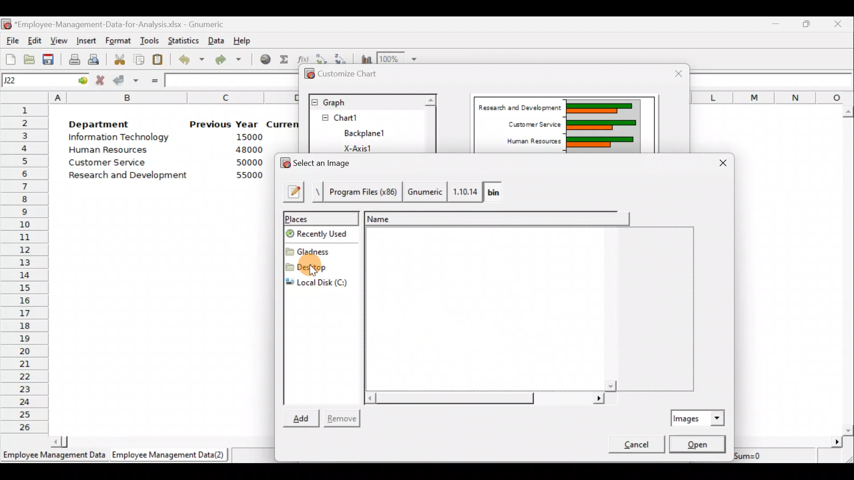  I want to click on Undo last action, so click(192, 61).